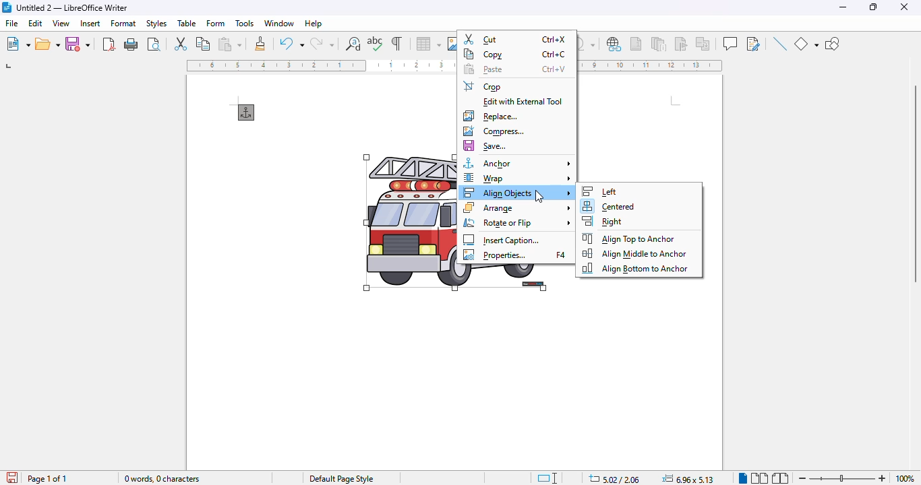 This screenshot has height=485, width=921. What do you see at coordinates (61, 23) in the screenshot?
I see `view` at bounding box center [61, 23].